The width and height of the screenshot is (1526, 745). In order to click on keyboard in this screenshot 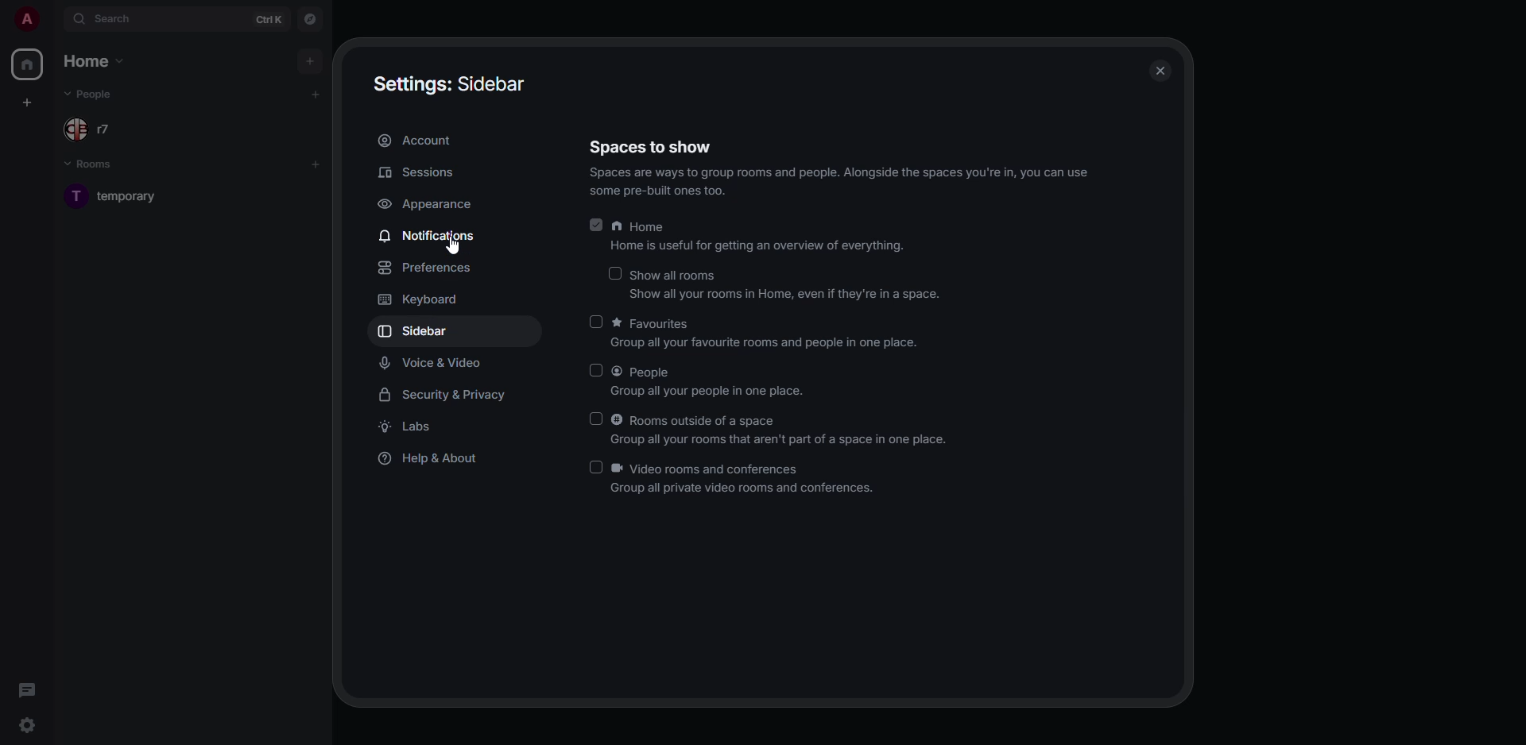, I will do `click(417, 298)`.